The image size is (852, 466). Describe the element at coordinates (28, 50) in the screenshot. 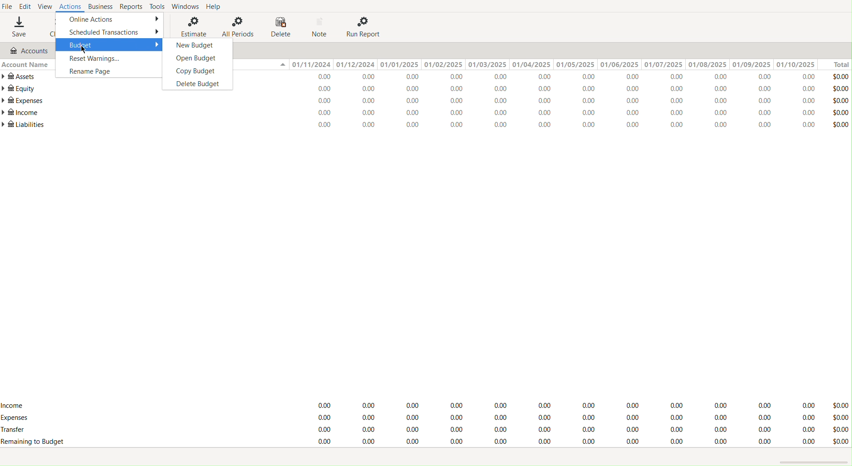

I see `Accounts` at that location.